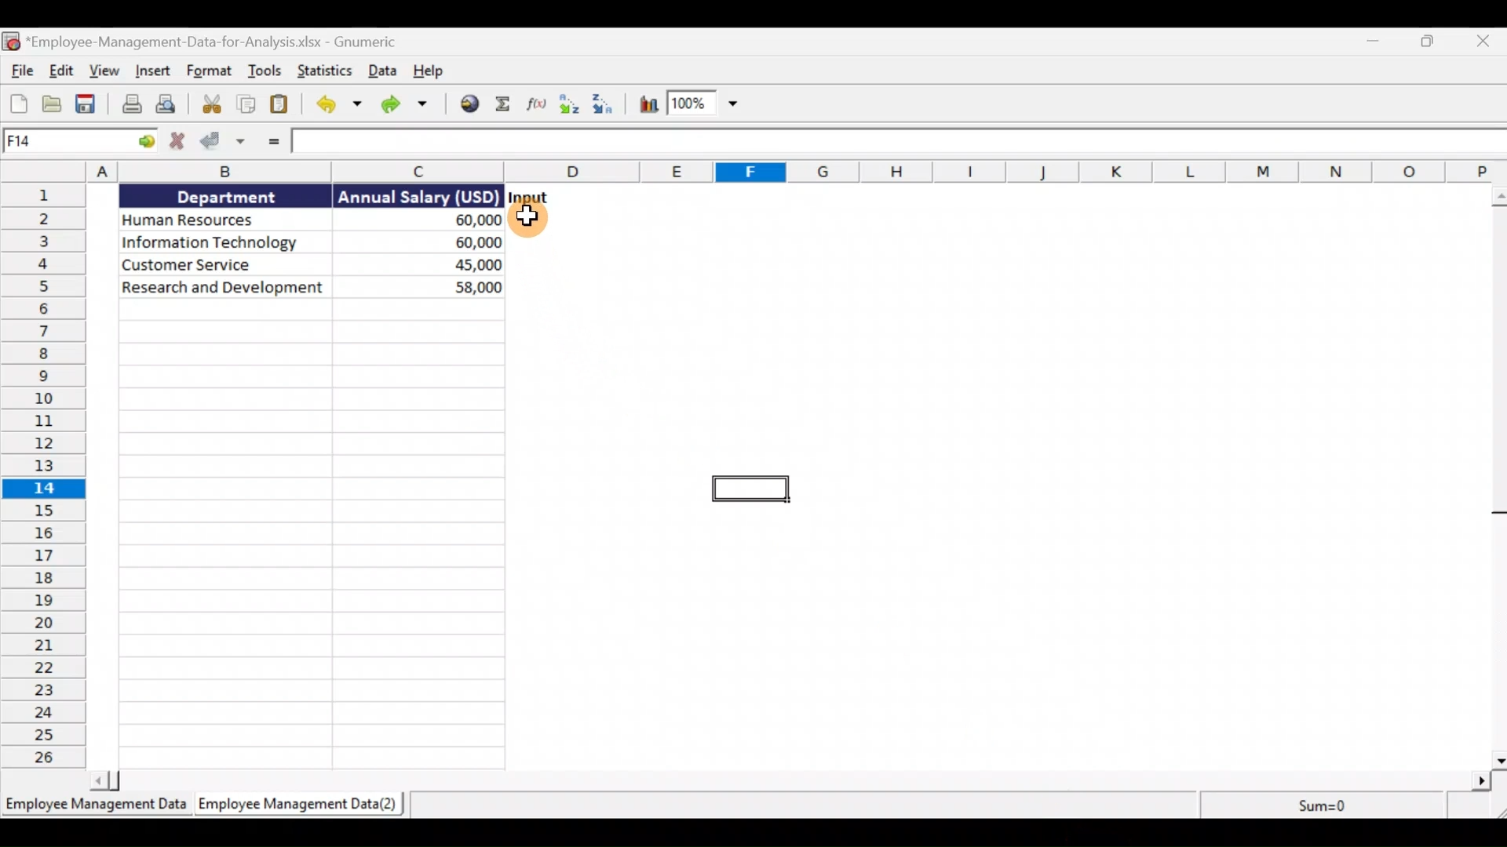  Describe the element at coordinates (22, 67) in the screenshot. I see `File` at that location.